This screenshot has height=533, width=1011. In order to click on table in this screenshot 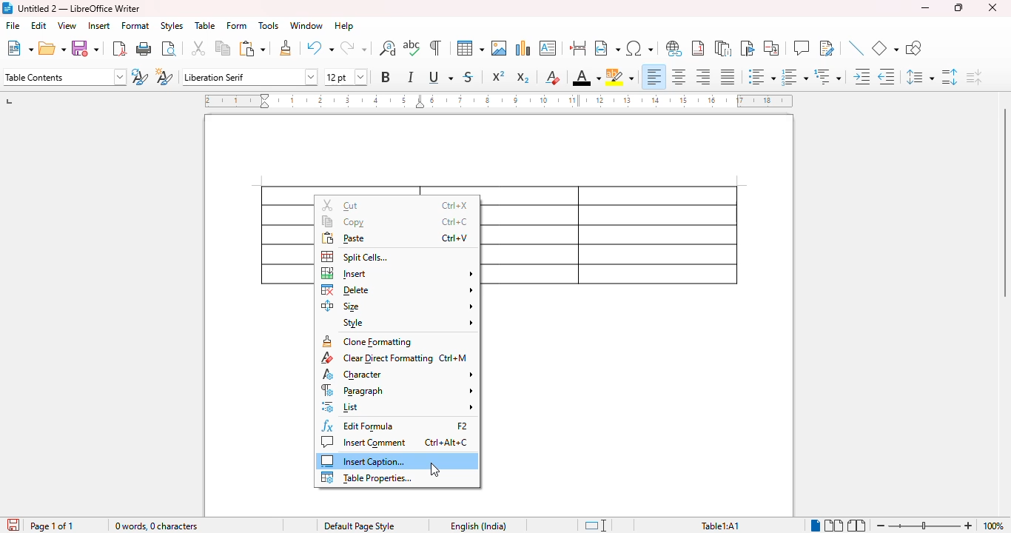, I will do `click(471, 48)`.